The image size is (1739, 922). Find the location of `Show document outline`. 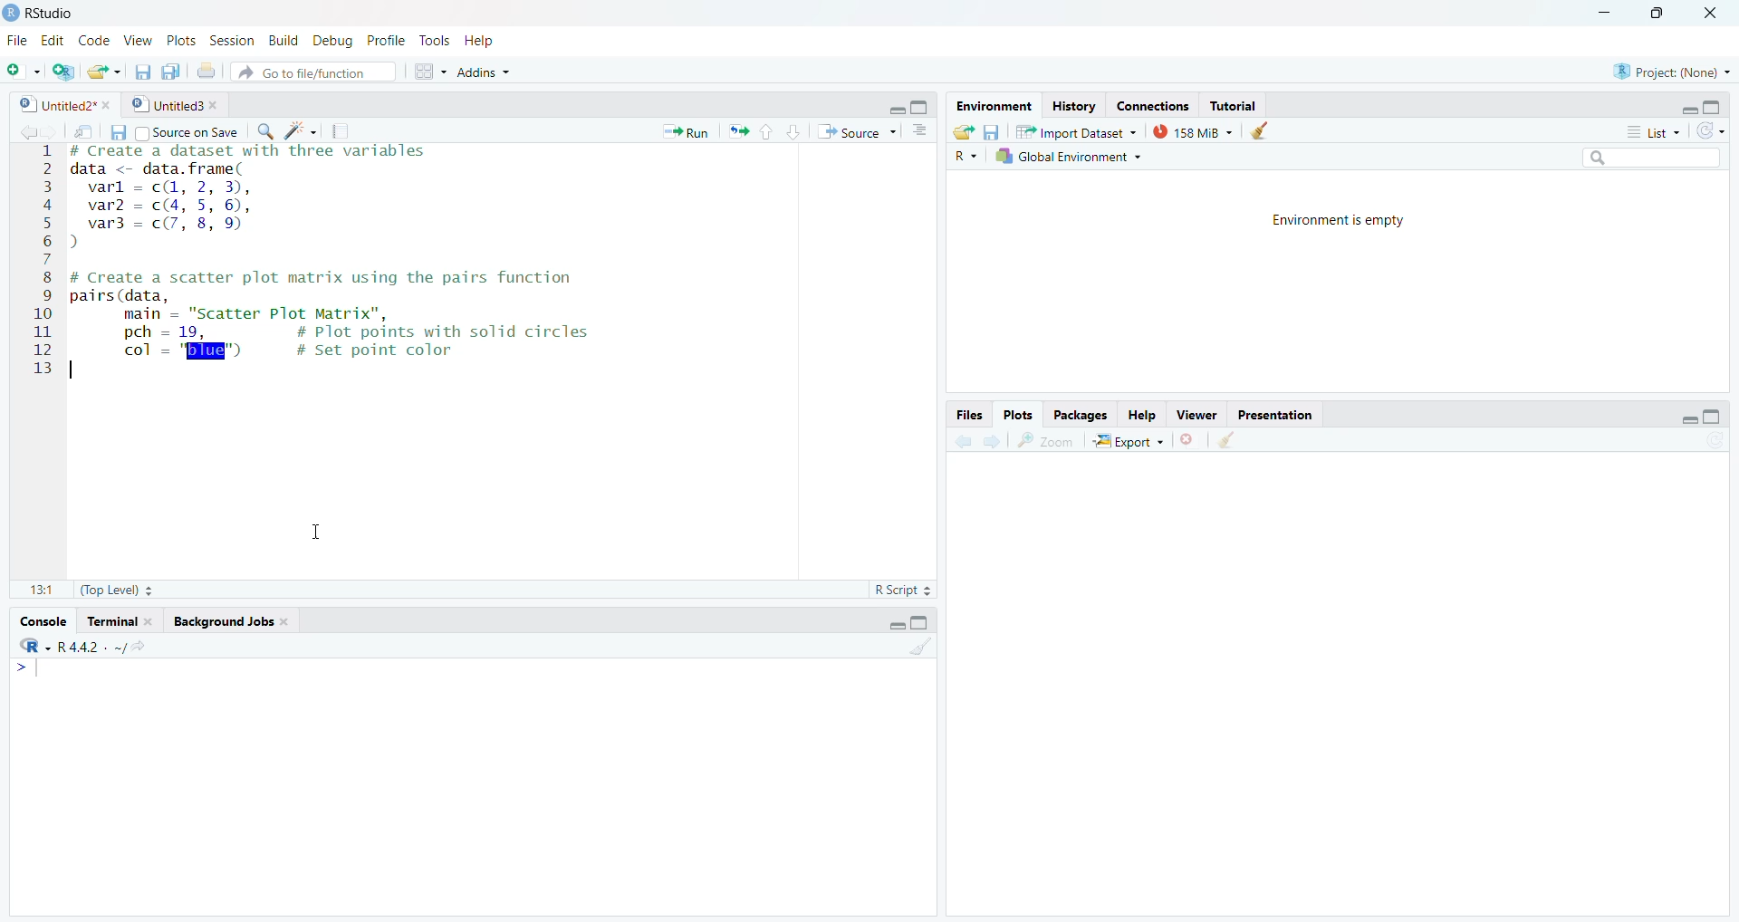

Show document outline is located at coordinates (924, 130).